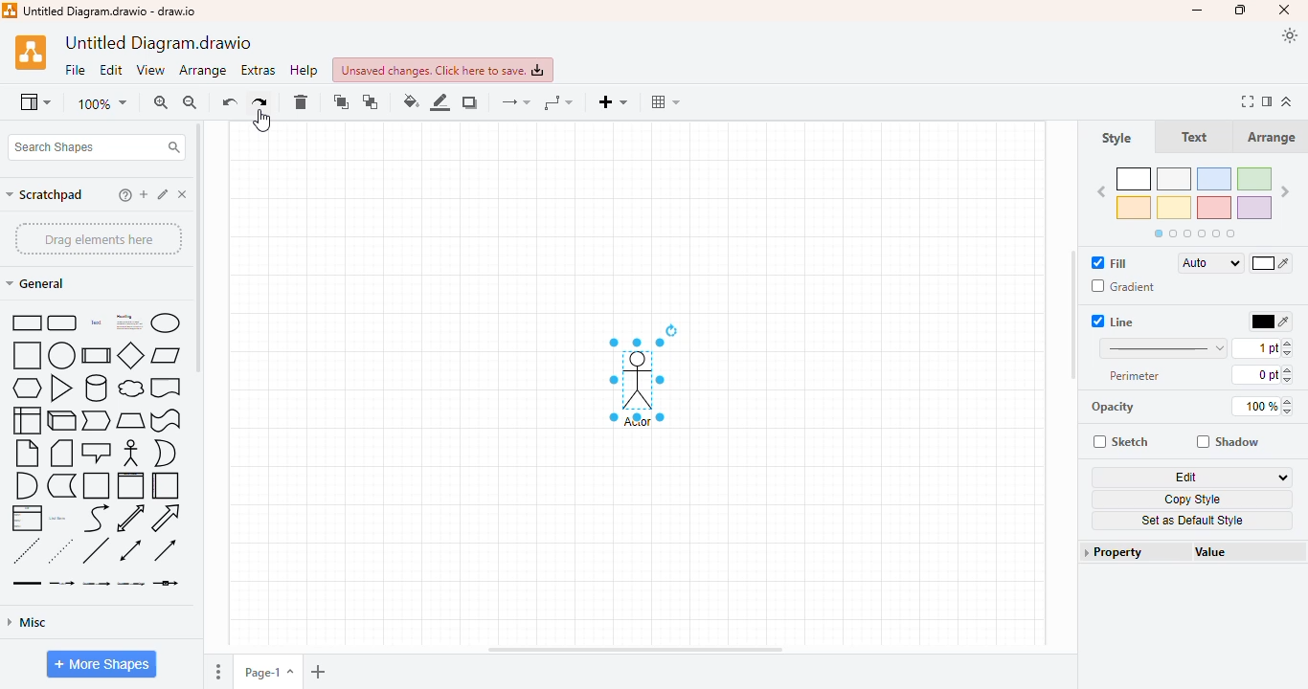 The image size is (1308, 689). I want to click on zoom, so click(102, 103).